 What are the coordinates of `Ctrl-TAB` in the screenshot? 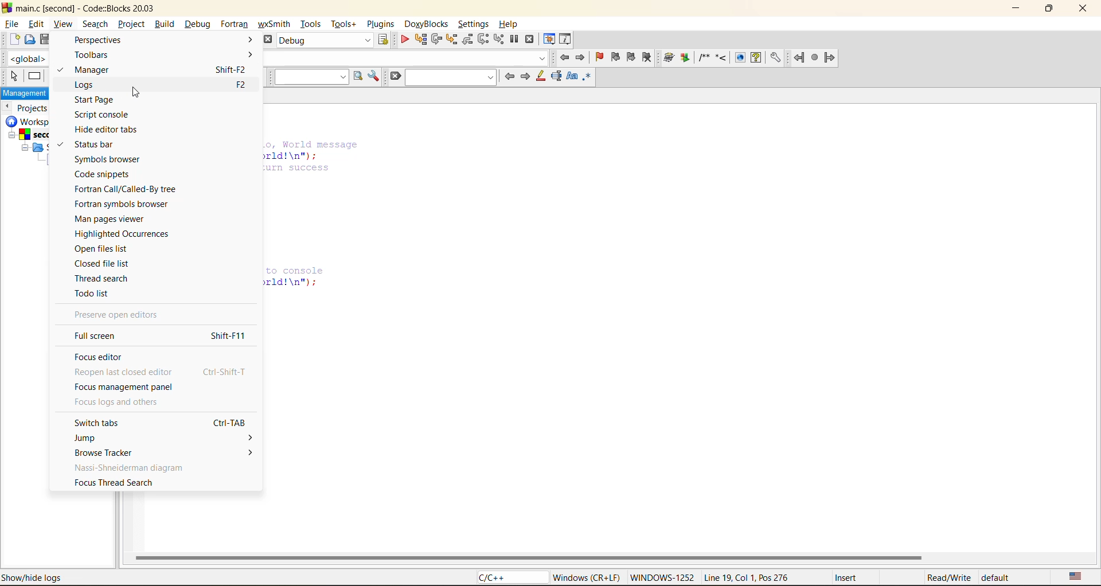 It's located at (228, 421).